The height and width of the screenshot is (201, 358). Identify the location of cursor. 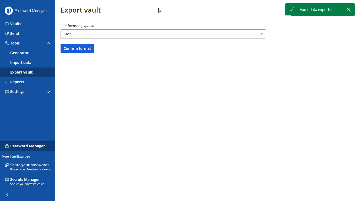
(160, 12).